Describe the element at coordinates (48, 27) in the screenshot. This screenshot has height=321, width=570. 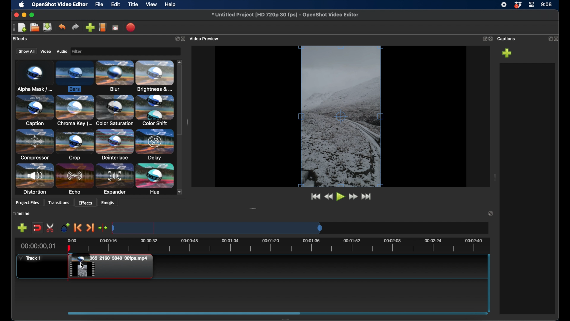
I see `save project` at that location.